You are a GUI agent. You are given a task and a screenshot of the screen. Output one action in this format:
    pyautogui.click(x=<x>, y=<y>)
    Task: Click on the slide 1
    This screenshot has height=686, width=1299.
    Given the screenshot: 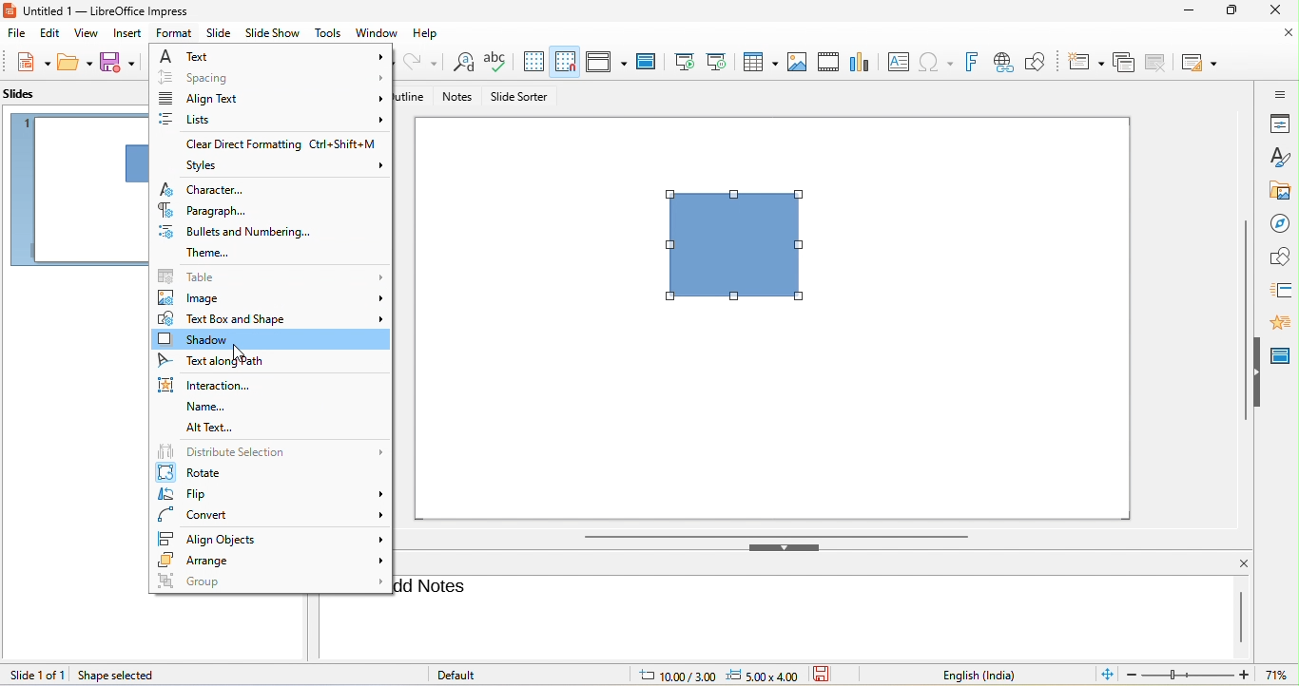 What is the action you would take?
    pyautogui.click(x=74, y=191)
    